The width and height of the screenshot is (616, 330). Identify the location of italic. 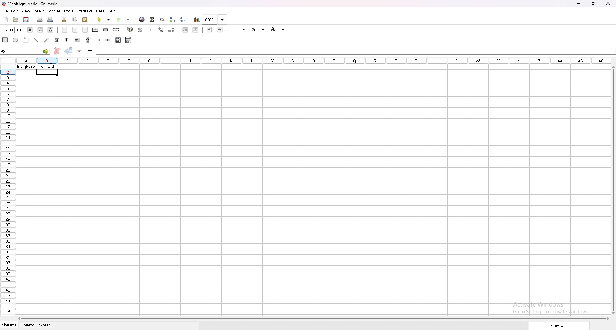
(40, 29).